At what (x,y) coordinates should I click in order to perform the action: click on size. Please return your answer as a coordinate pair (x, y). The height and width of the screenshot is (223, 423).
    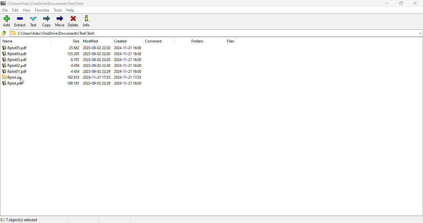
    Looking at the image, I should click on (76, 42).